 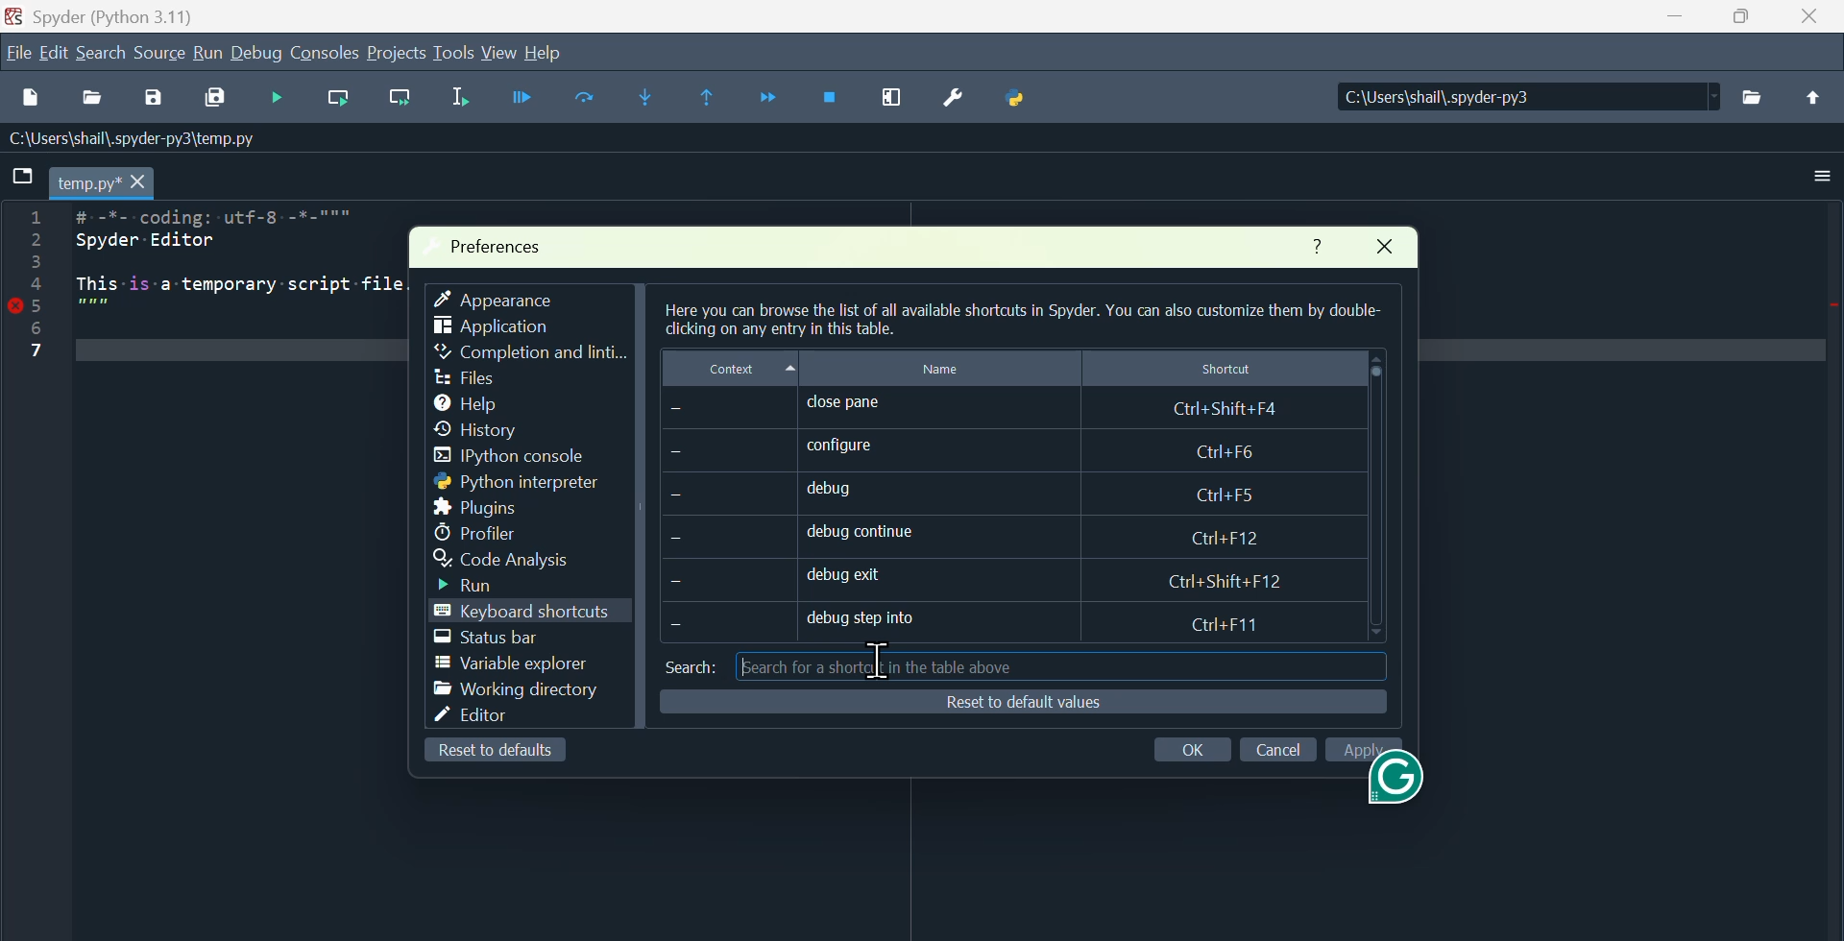 What do you see at coordinates (119, 15) in the screenshot?
I see `Spyder` at bounding box center [119, 15].